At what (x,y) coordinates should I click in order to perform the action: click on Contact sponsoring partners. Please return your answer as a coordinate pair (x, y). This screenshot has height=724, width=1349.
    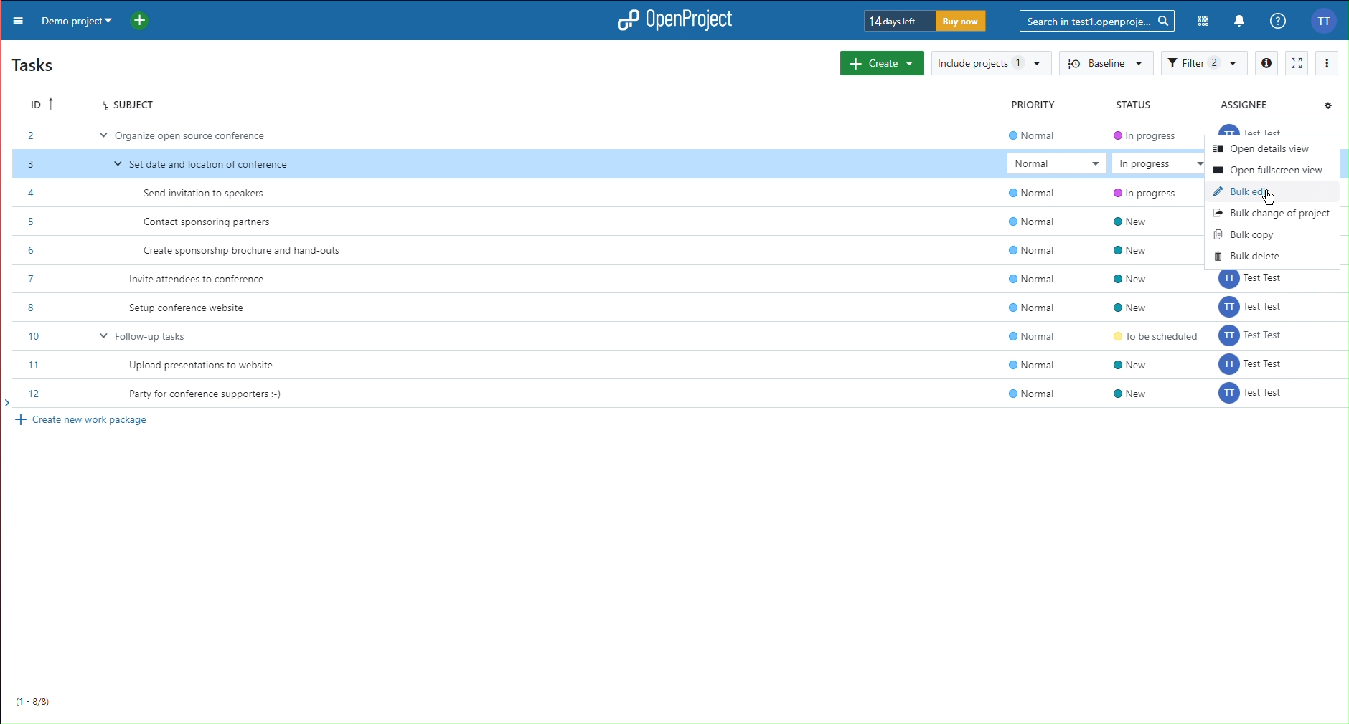
    Looking at the image, I should click on (209, 222).